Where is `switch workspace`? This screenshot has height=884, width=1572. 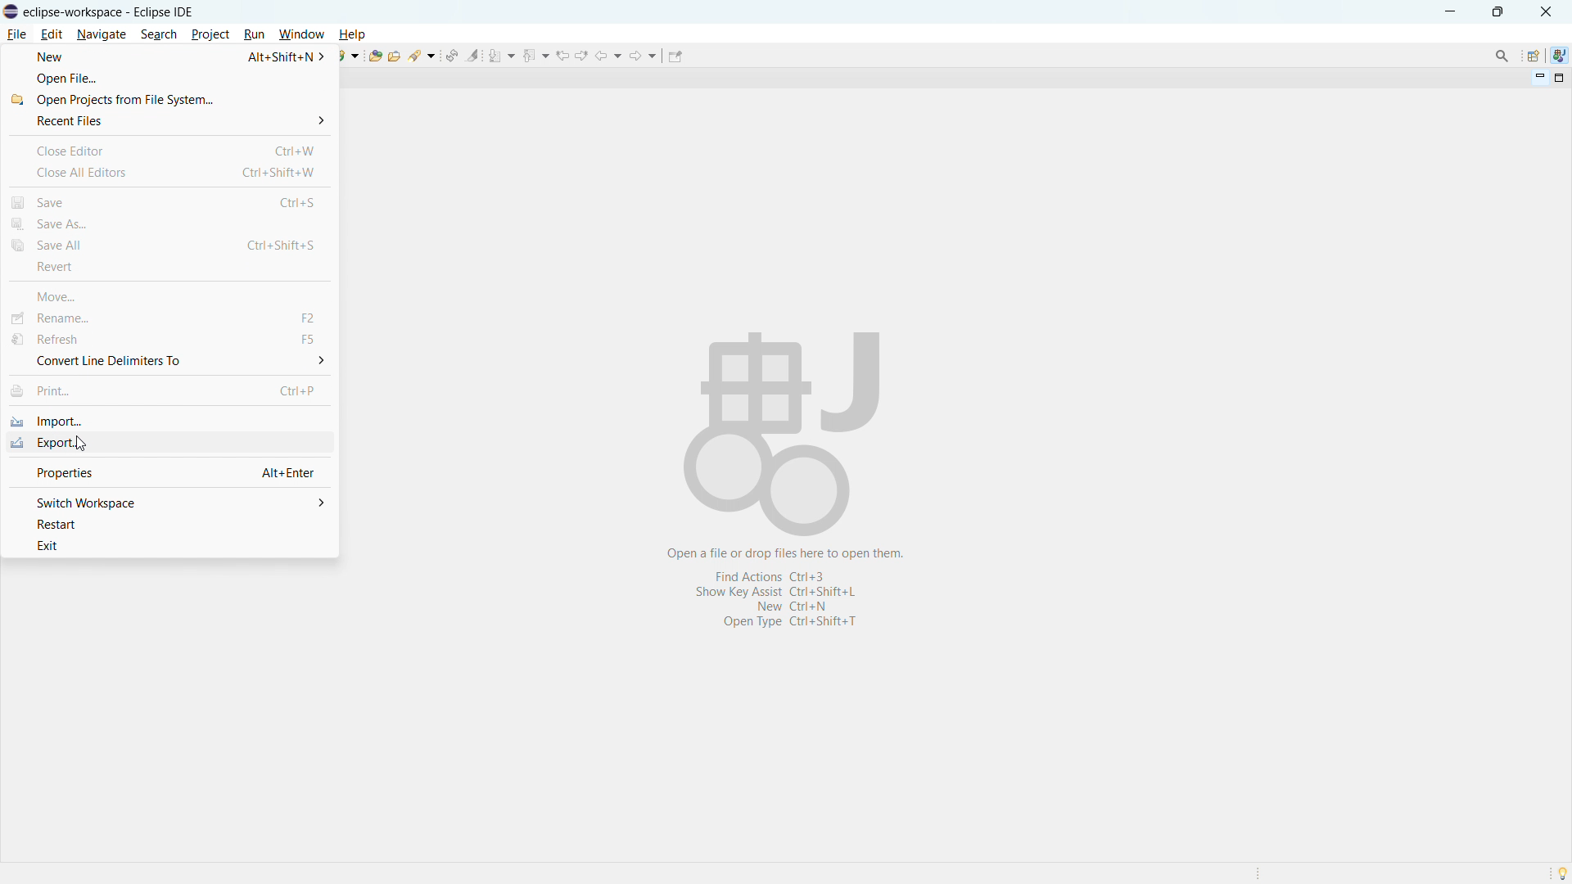
switch workspace is located at coordinates (169, 501).